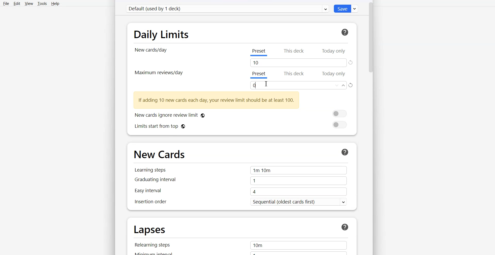  What do you see at coordinates (346, 227) in the screenshot?
I see `Help` at bounding box center [346, 227].